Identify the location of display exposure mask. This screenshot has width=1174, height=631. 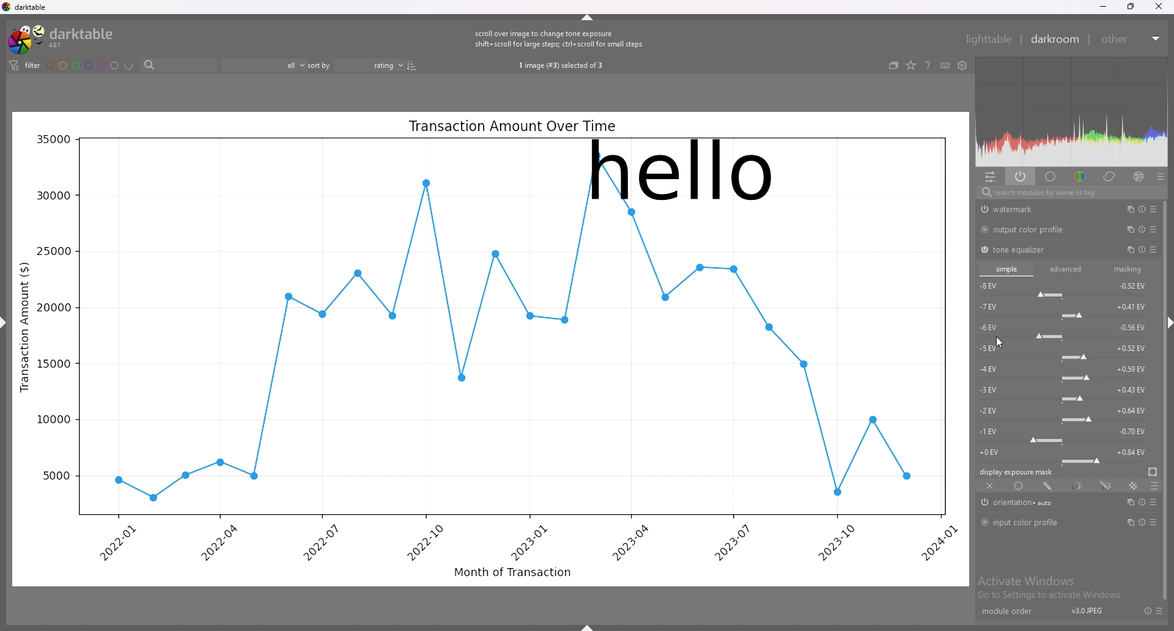
(1153, 472).